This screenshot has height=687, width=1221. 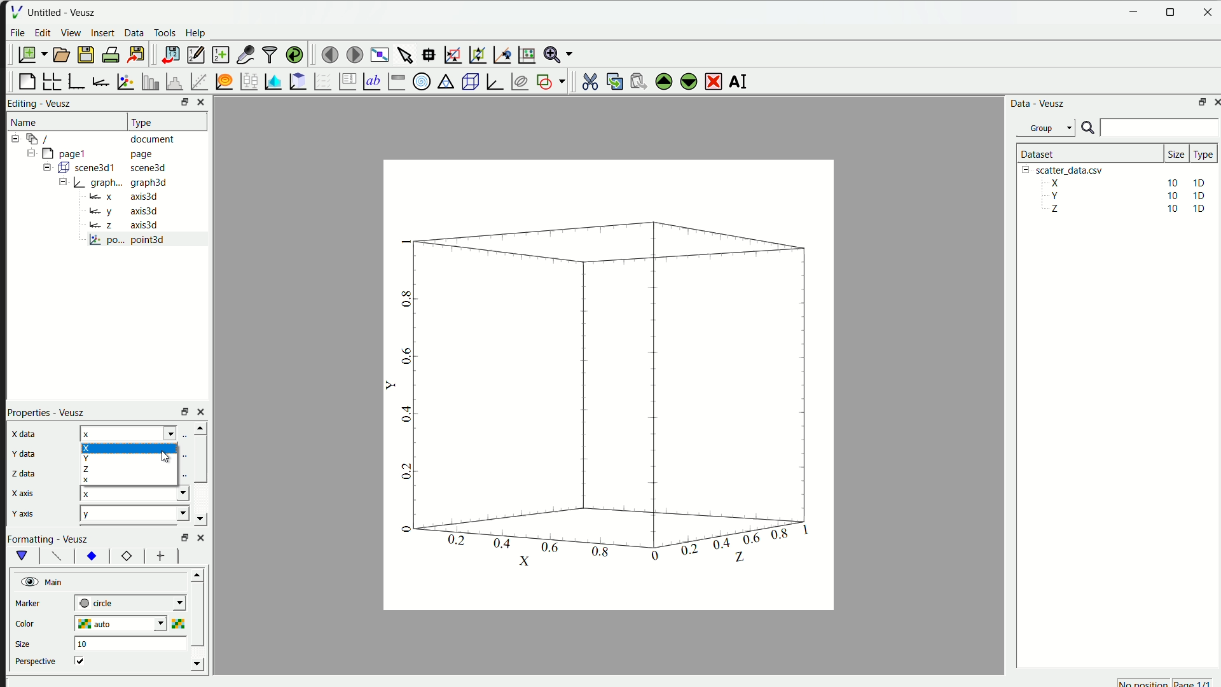 I want to click on maximize, so click(x=1199, y=101).